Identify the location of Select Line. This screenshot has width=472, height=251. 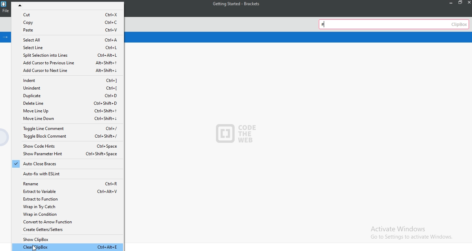
(68, 47).